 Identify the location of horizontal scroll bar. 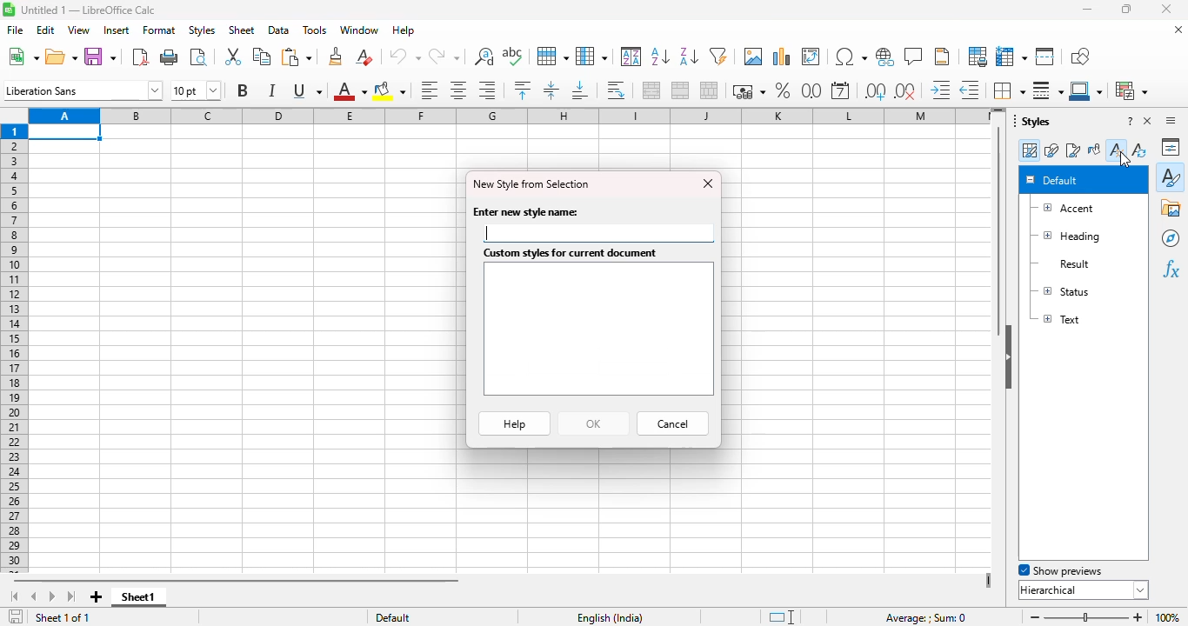
(280, 581).